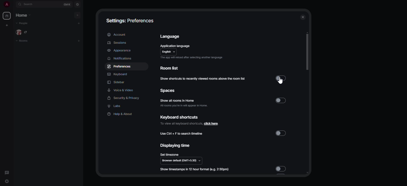  I want to click on disabled, so click(281, 133).